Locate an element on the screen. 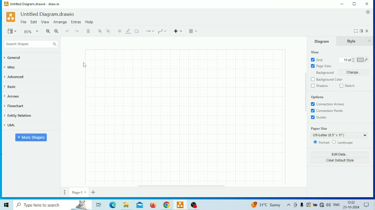 This screenshot has height=210, width=375. Canvas Zoomed Out is located at coordinates (186, 117).